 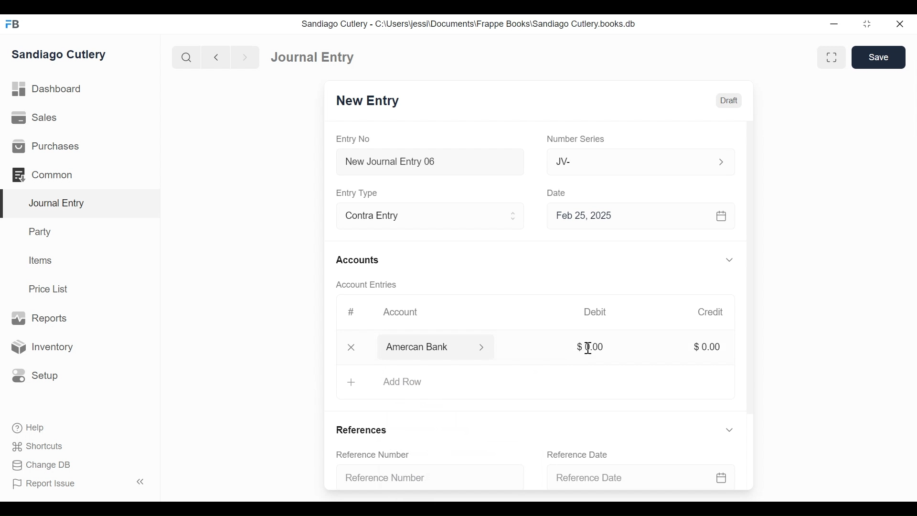 What do you see at coordinates (901, 23) in the screenshot?
I see `Close` at bounding box center [901, 23].